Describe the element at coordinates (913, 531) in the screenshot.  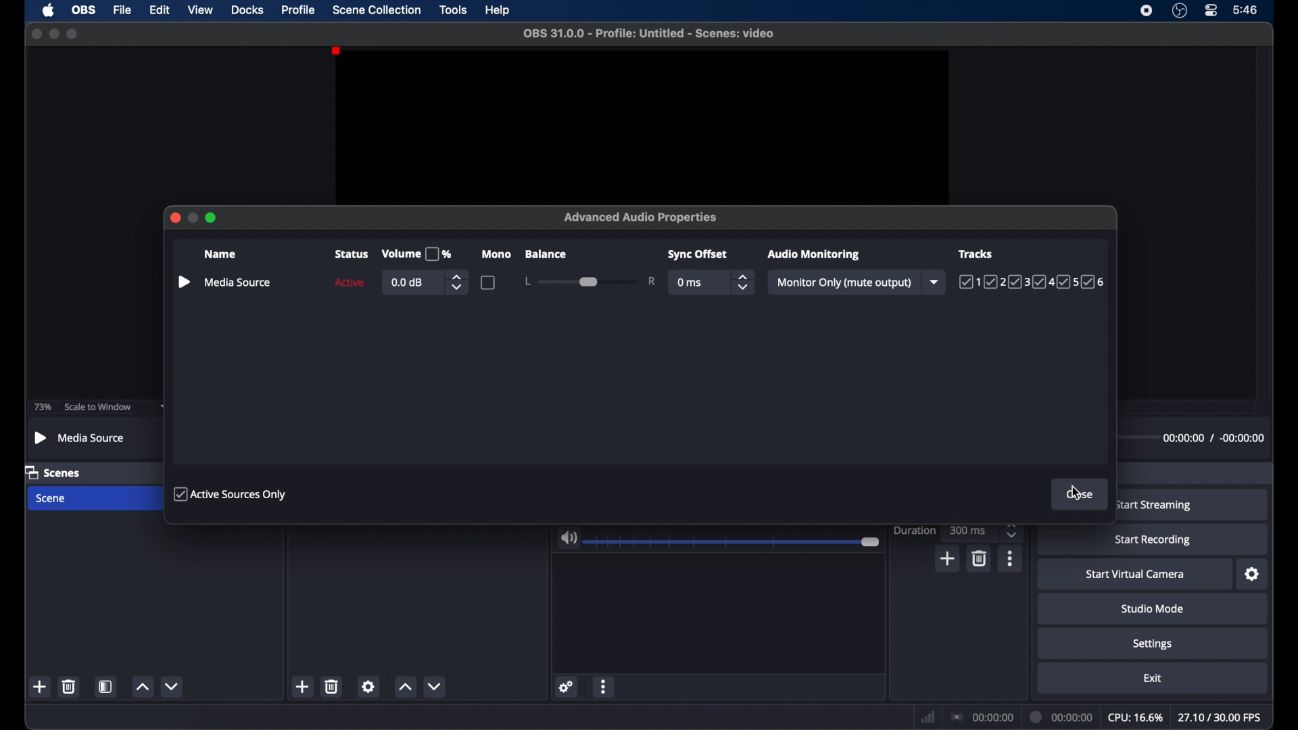
I see `duration` at that location.